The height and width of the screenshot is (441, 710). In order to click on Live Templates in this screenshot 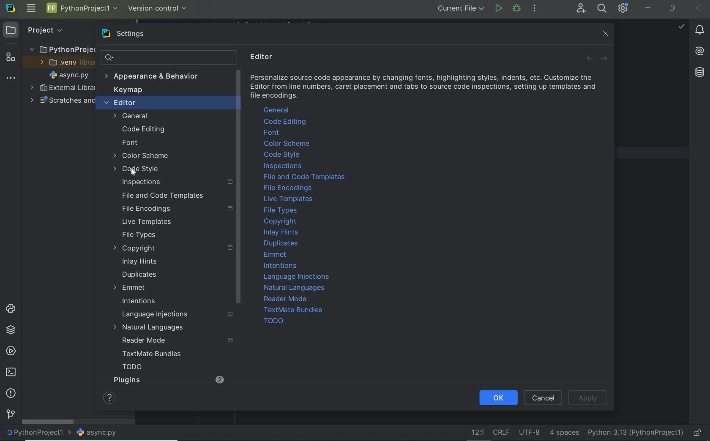, I will do `click(145, 222)`.